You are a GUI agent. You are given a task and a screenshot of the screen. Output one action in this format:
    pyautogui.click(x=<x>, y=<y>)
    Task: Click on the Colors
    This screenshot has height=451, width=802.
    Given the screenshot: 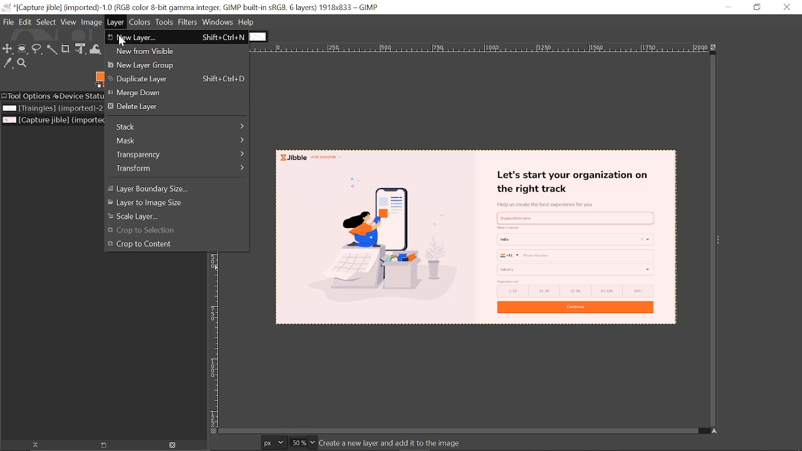 What is the action you would take?
    pyautogui.click(x=140, y=23)
    